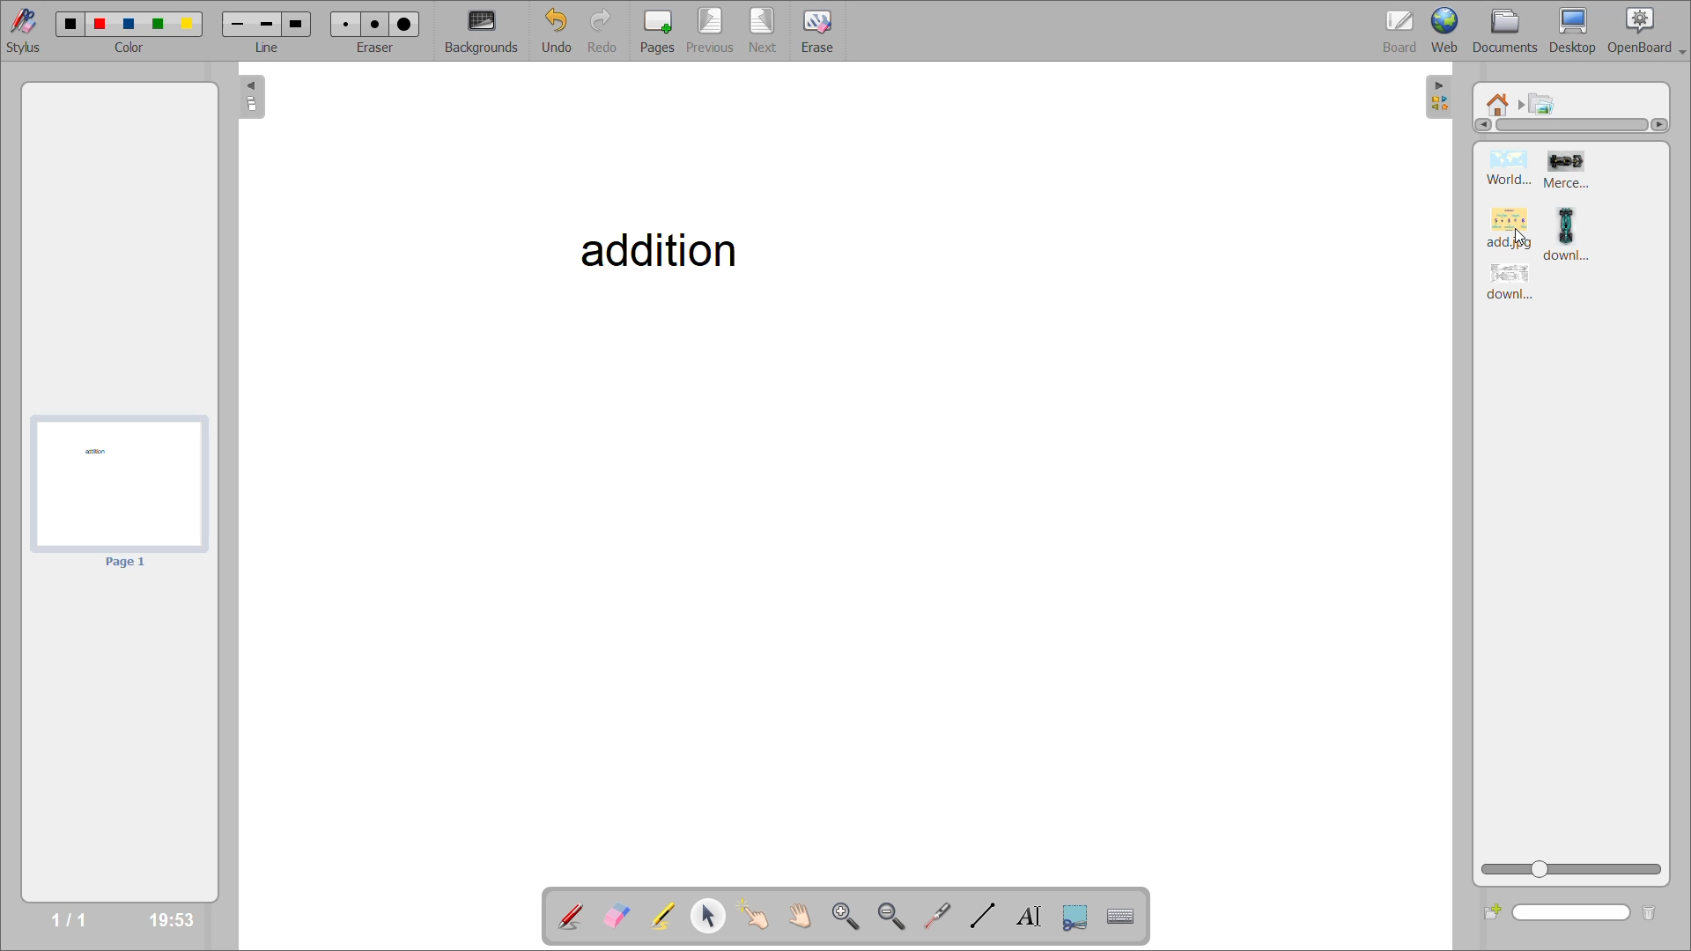  Describe the element at coordinates (1488, 914) in the screenshot. I see `add folder` at that location.